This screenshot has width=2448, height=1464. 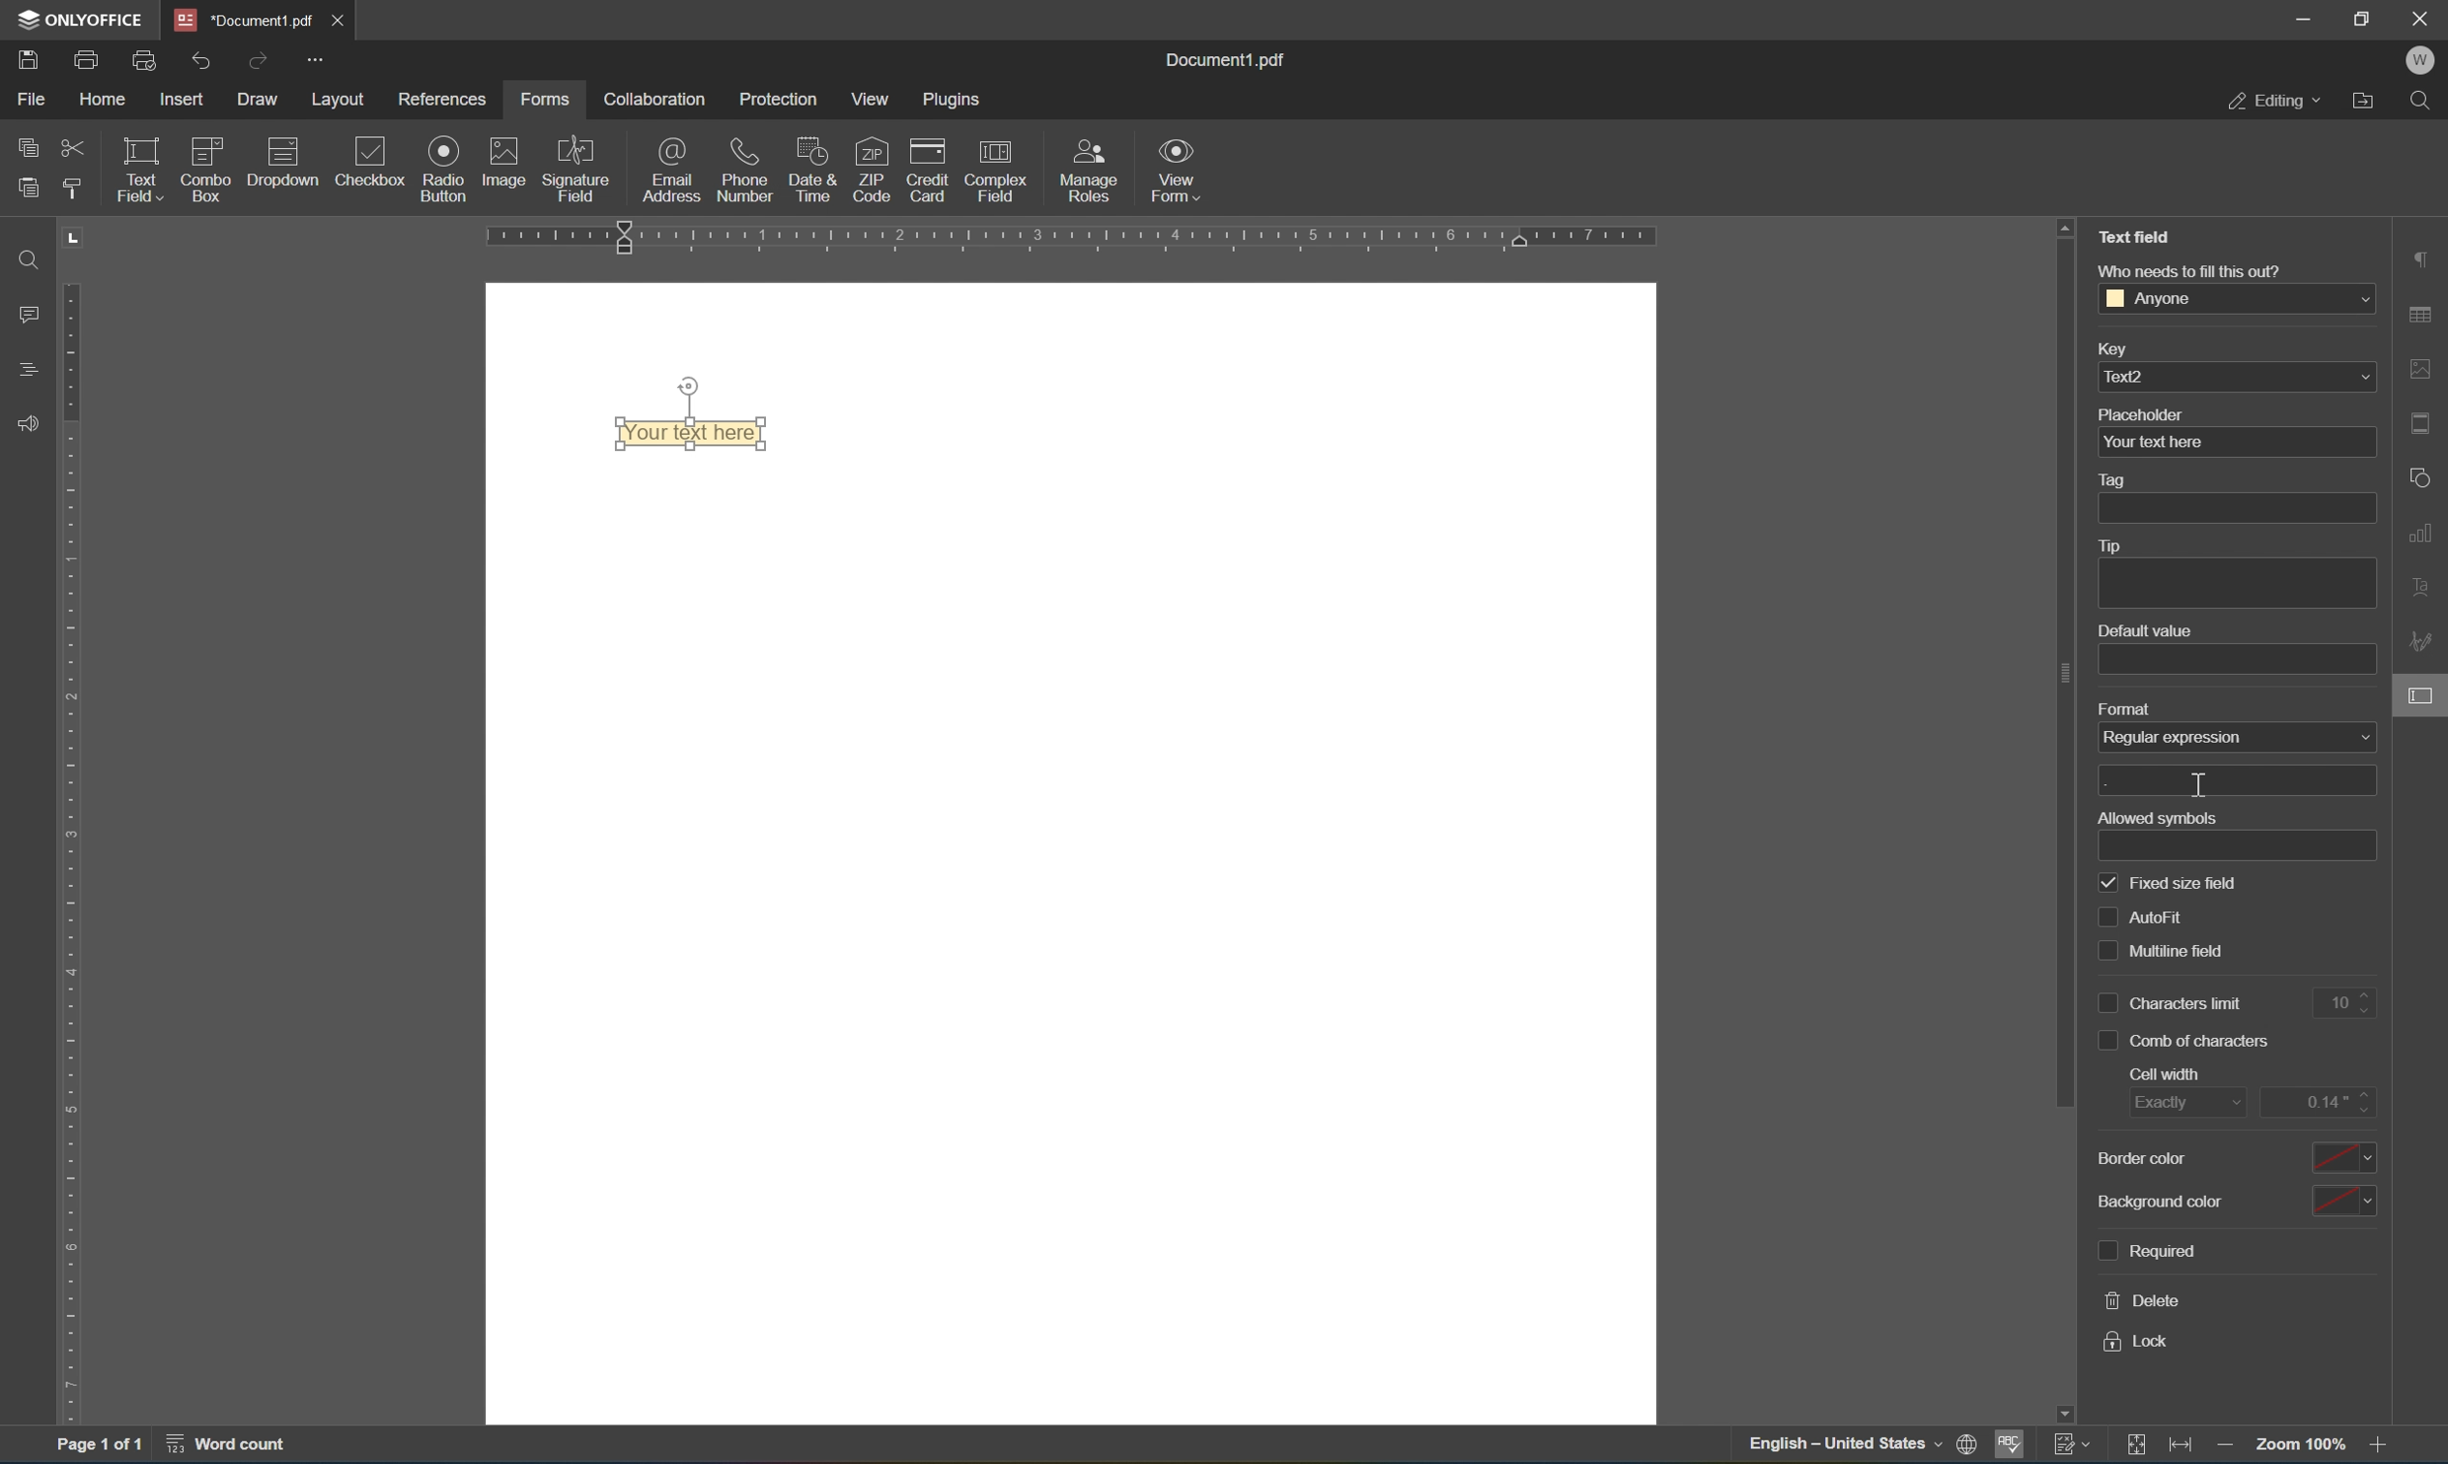 What do you see at coordinates (2234, 298) in the screenshot?
I see `anyone` at bounding box center [2234, 298].